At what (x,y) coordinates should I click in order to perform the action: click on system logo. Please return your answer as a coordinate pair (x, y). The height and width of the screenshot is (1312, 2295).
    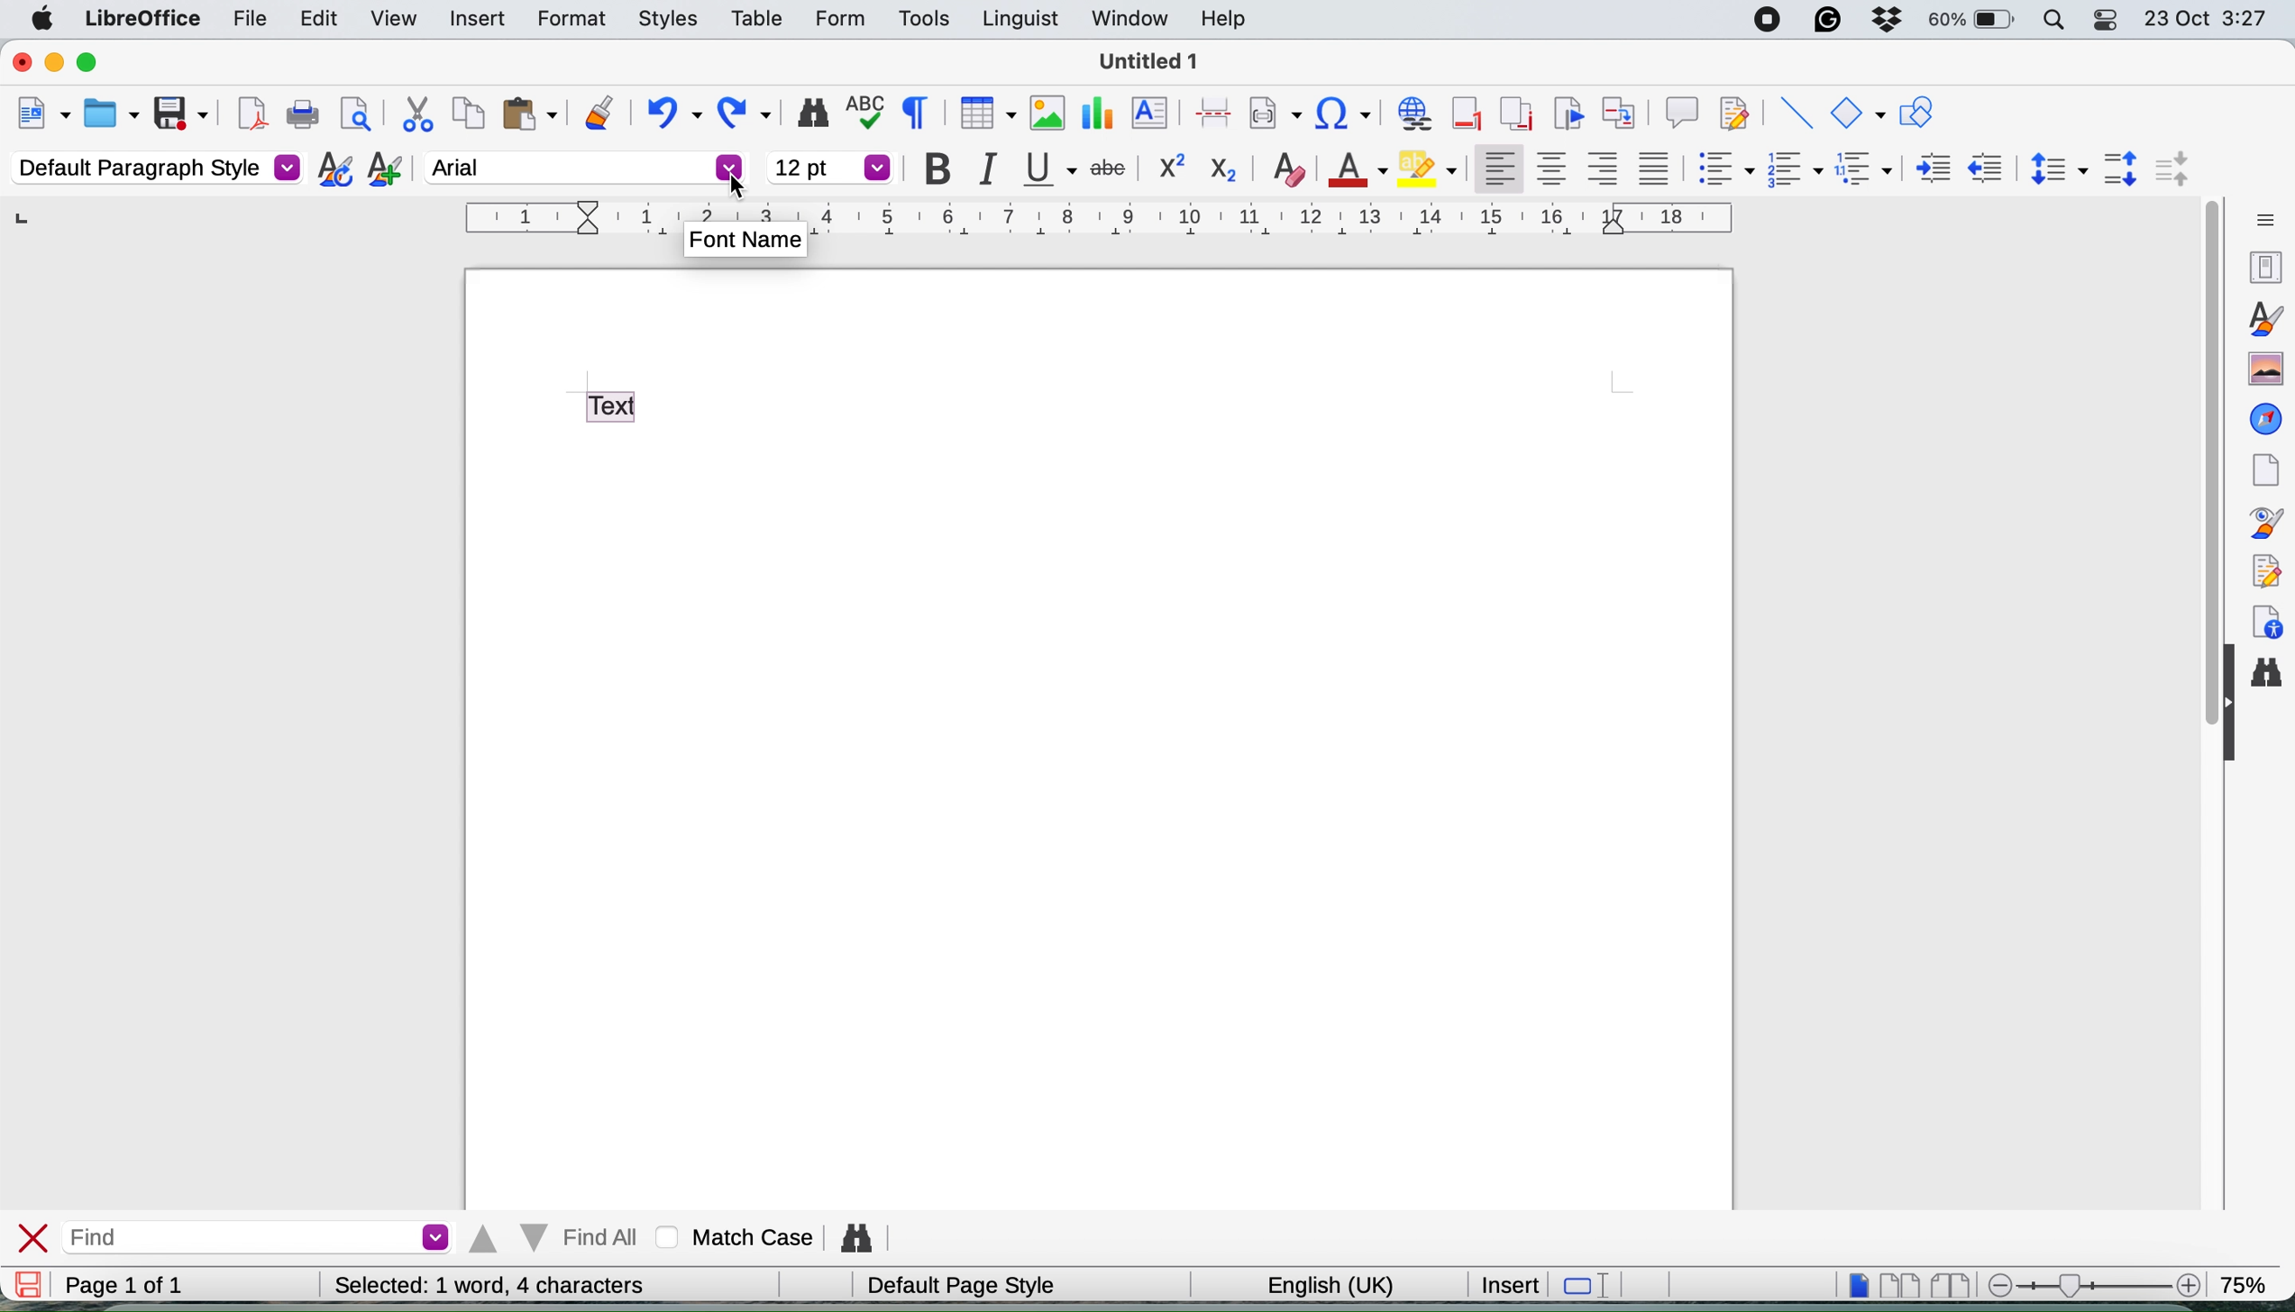
    Looking at the image, I should click on (42, 19).